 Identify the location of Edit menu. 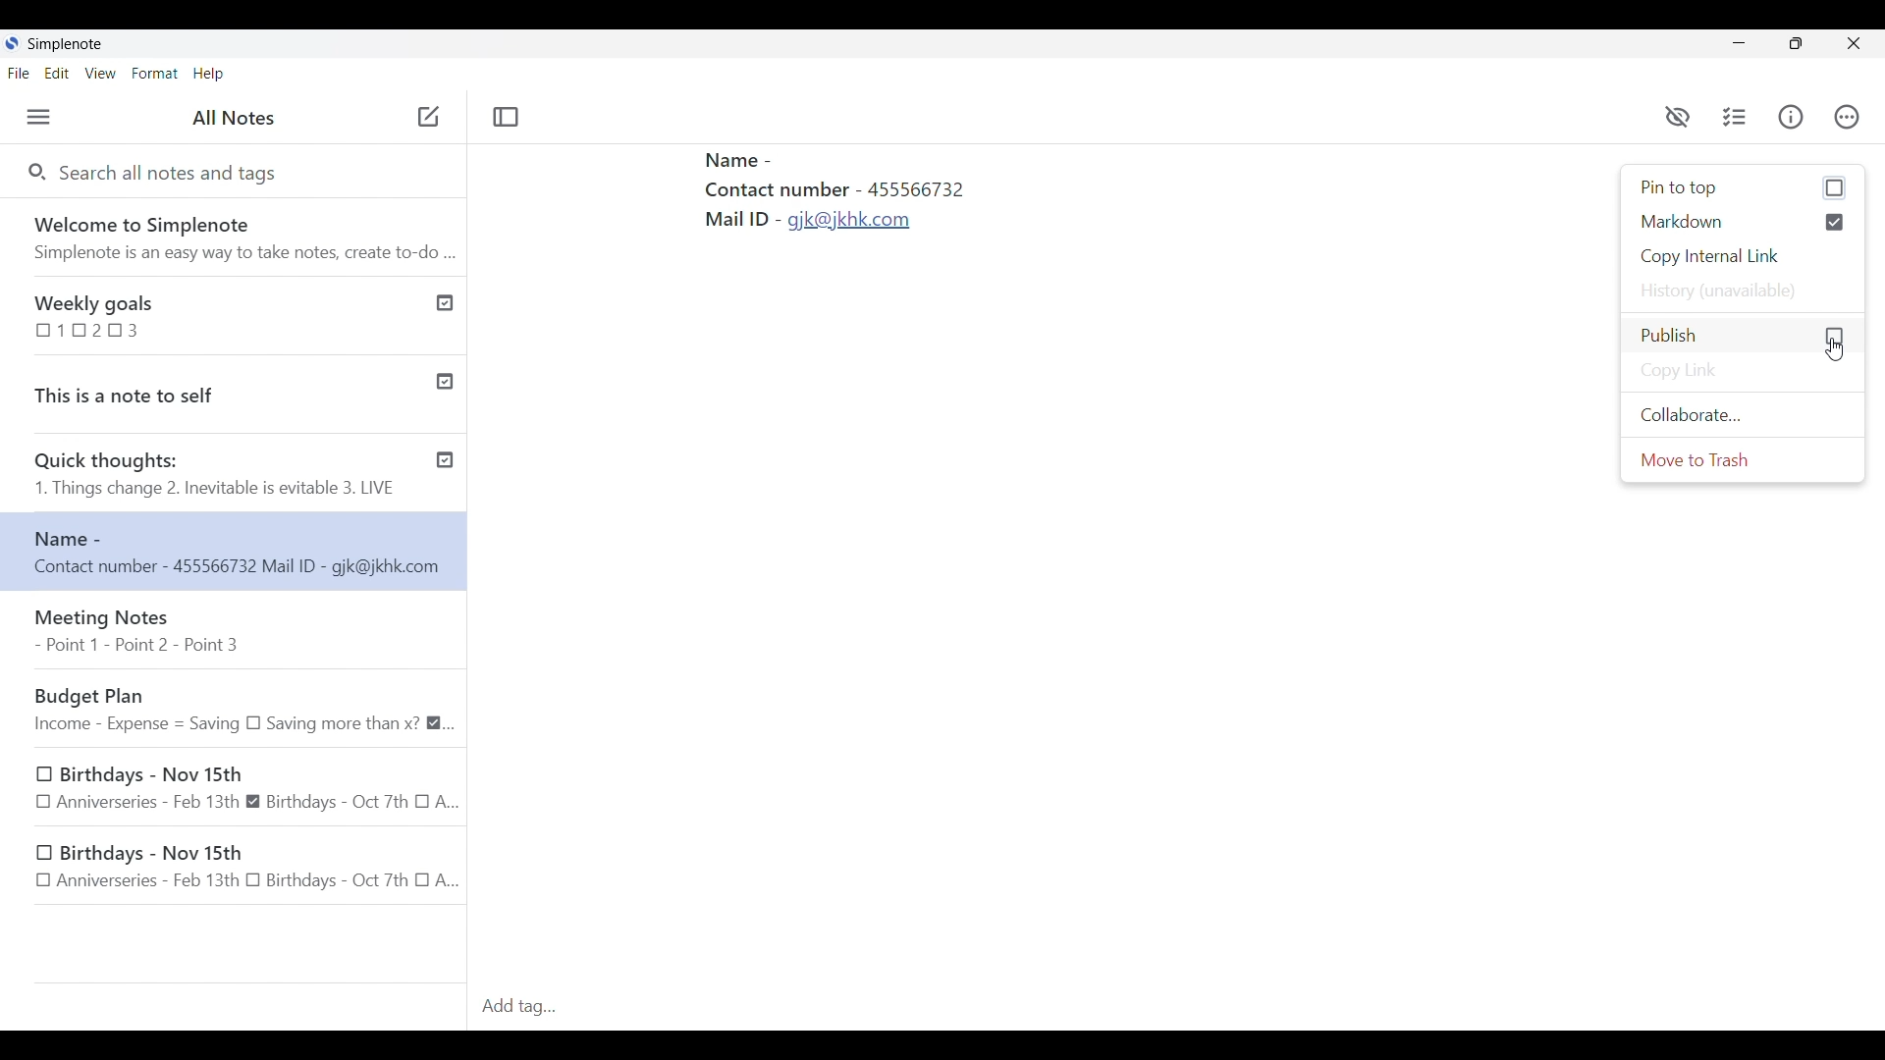
(57, 73).